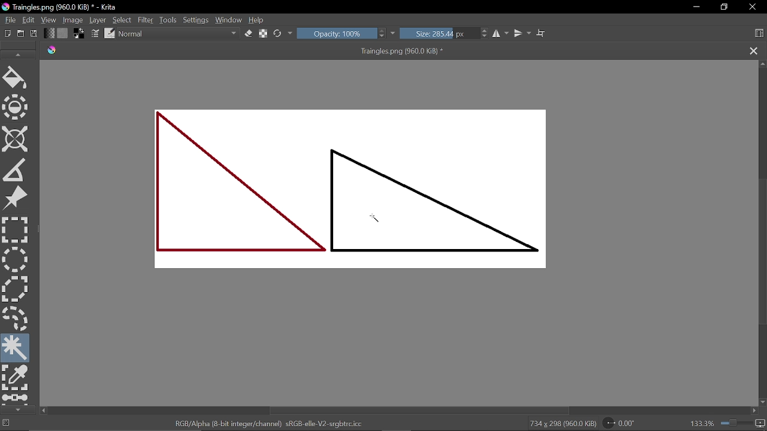  I want to click on scroll up, so click(17, 54).